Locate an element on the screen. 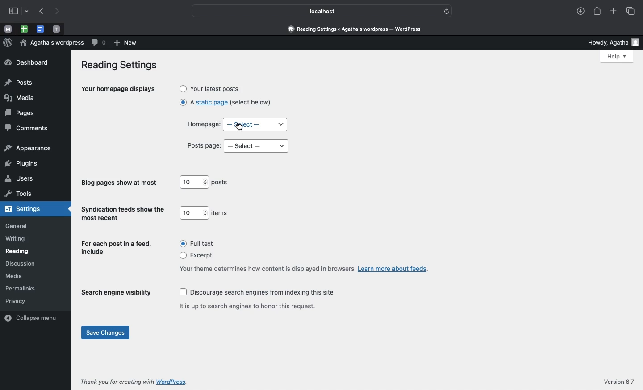 The width and height of the screenshot is (643, 390). Tabs is located at coordinates (632, 12).